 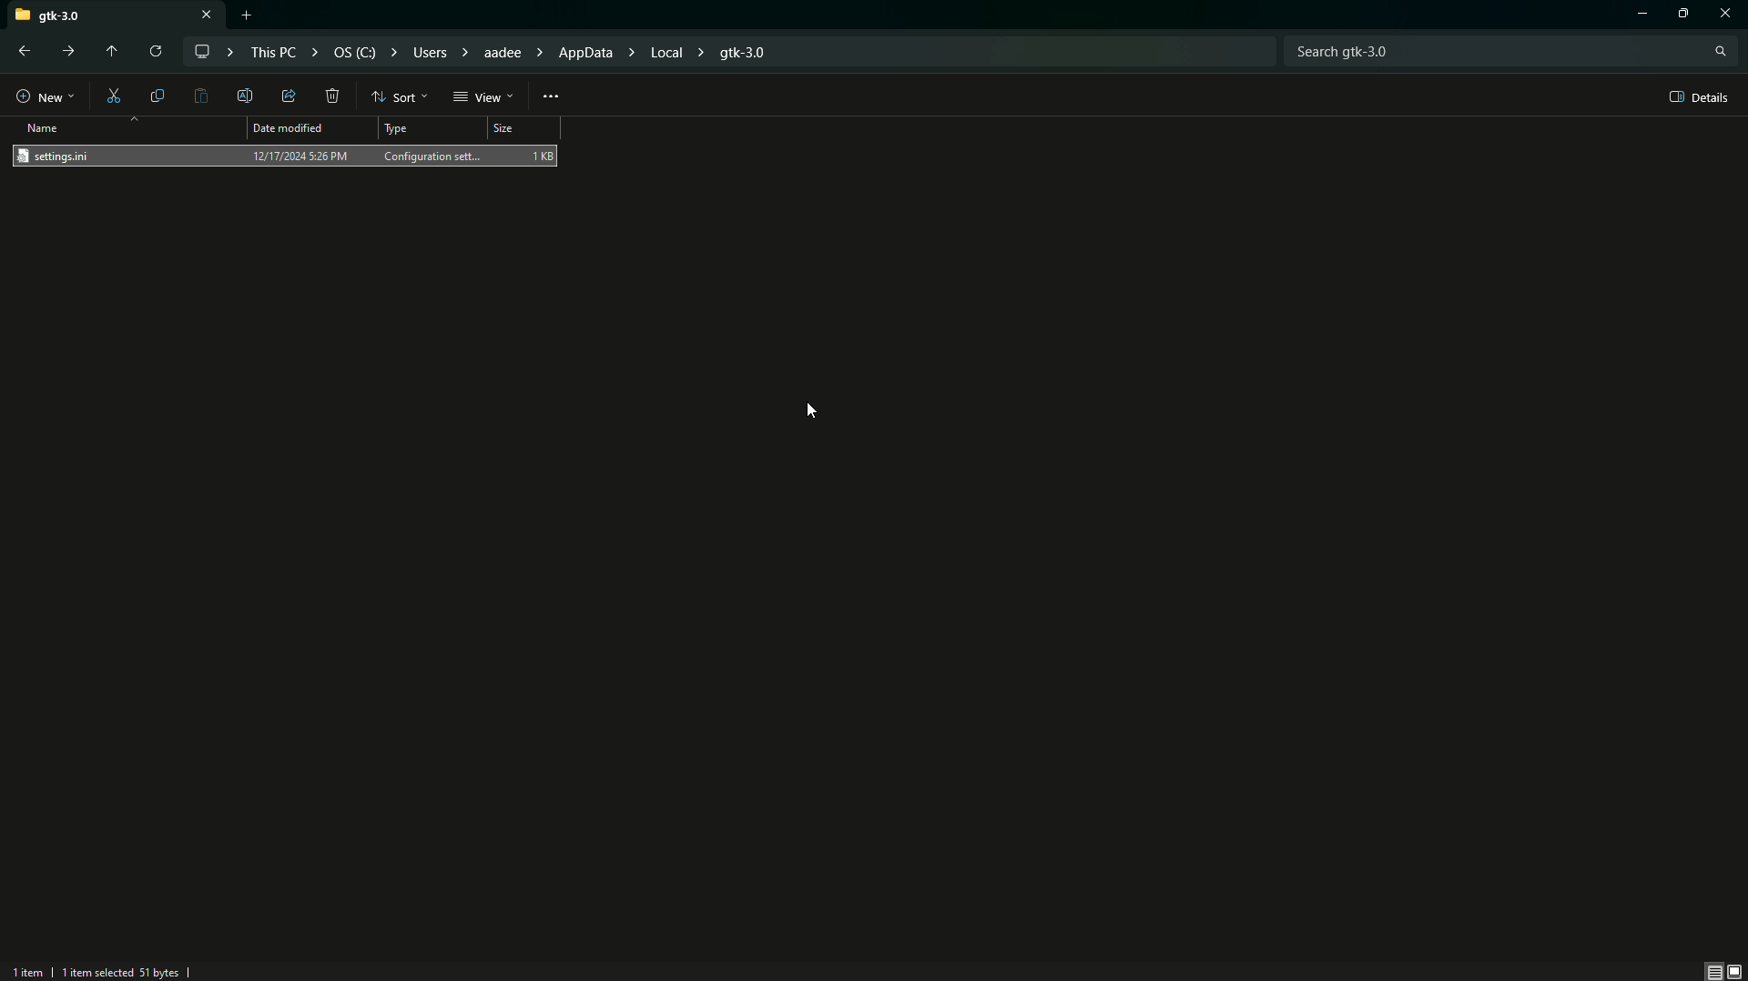 What do you see at coordinates (300, 156) in the screenshot?
I see `Date and Time` at bounding box center [300, 156].